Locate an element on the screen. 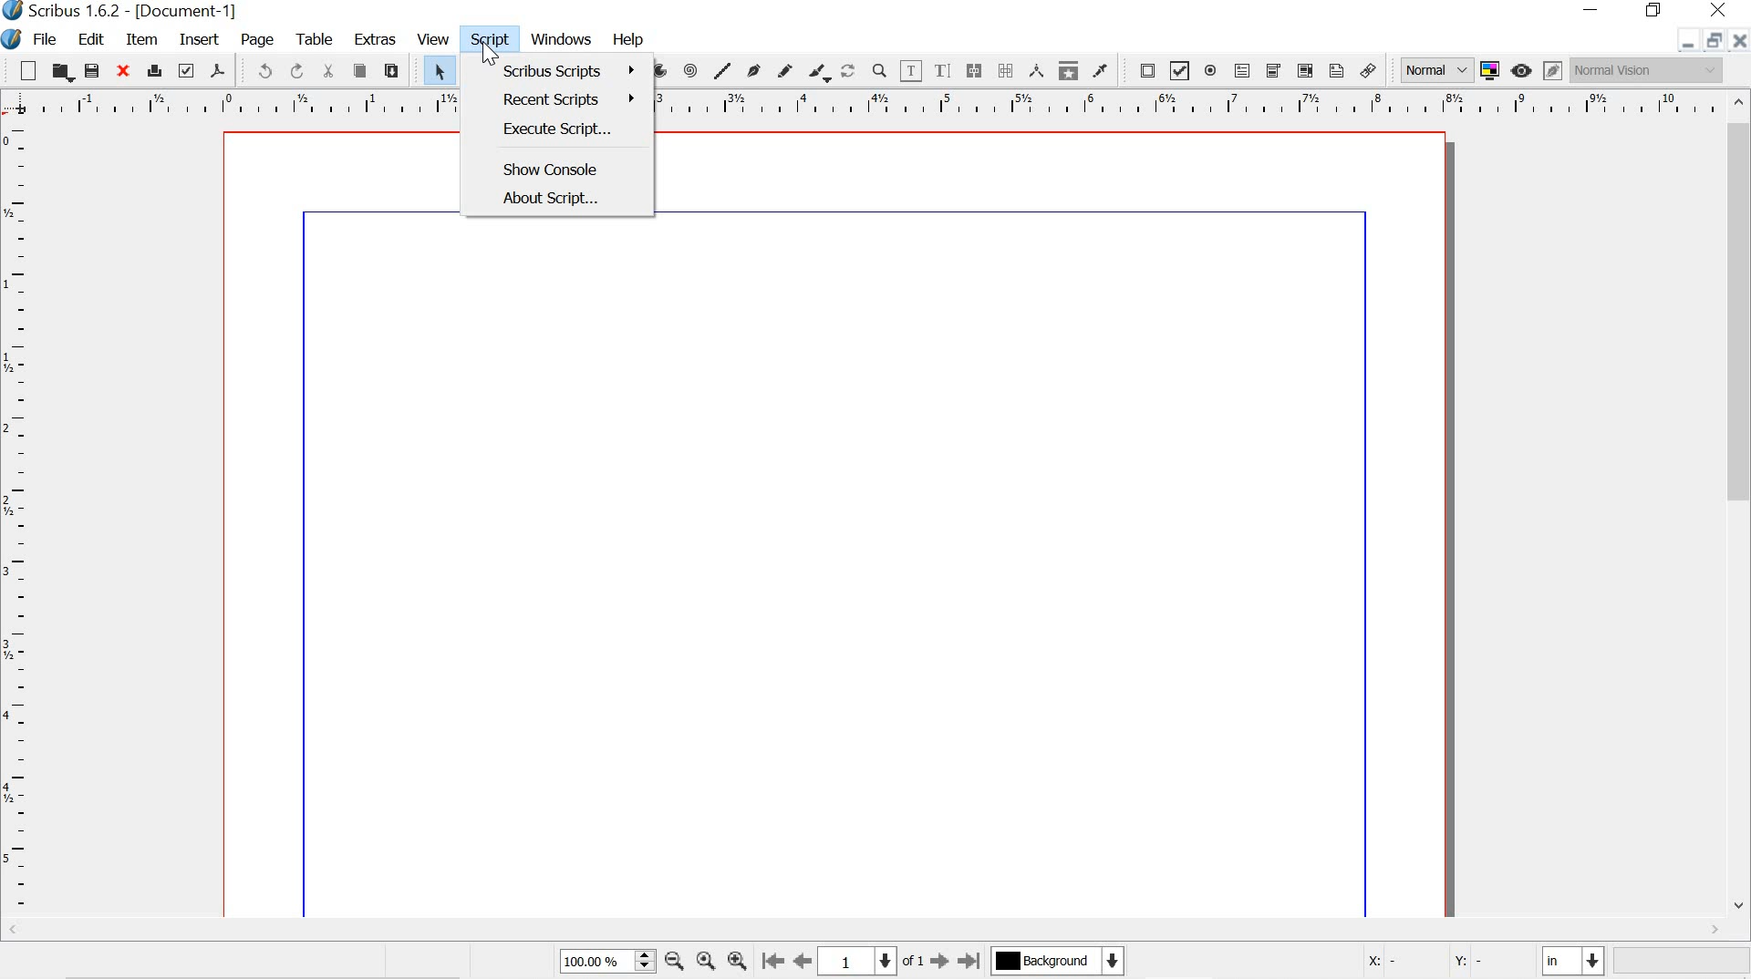 The height and width of the screenshot is (979, 1751). measurements is located at coordinates (1038, 71).